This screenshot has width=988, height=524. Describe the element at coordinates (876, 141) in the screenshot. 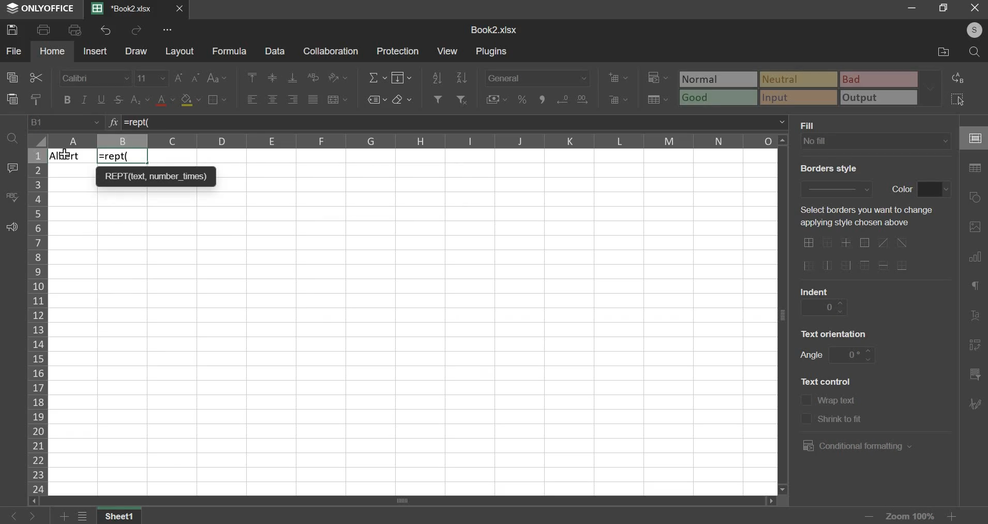

I see `background fill` at that location.